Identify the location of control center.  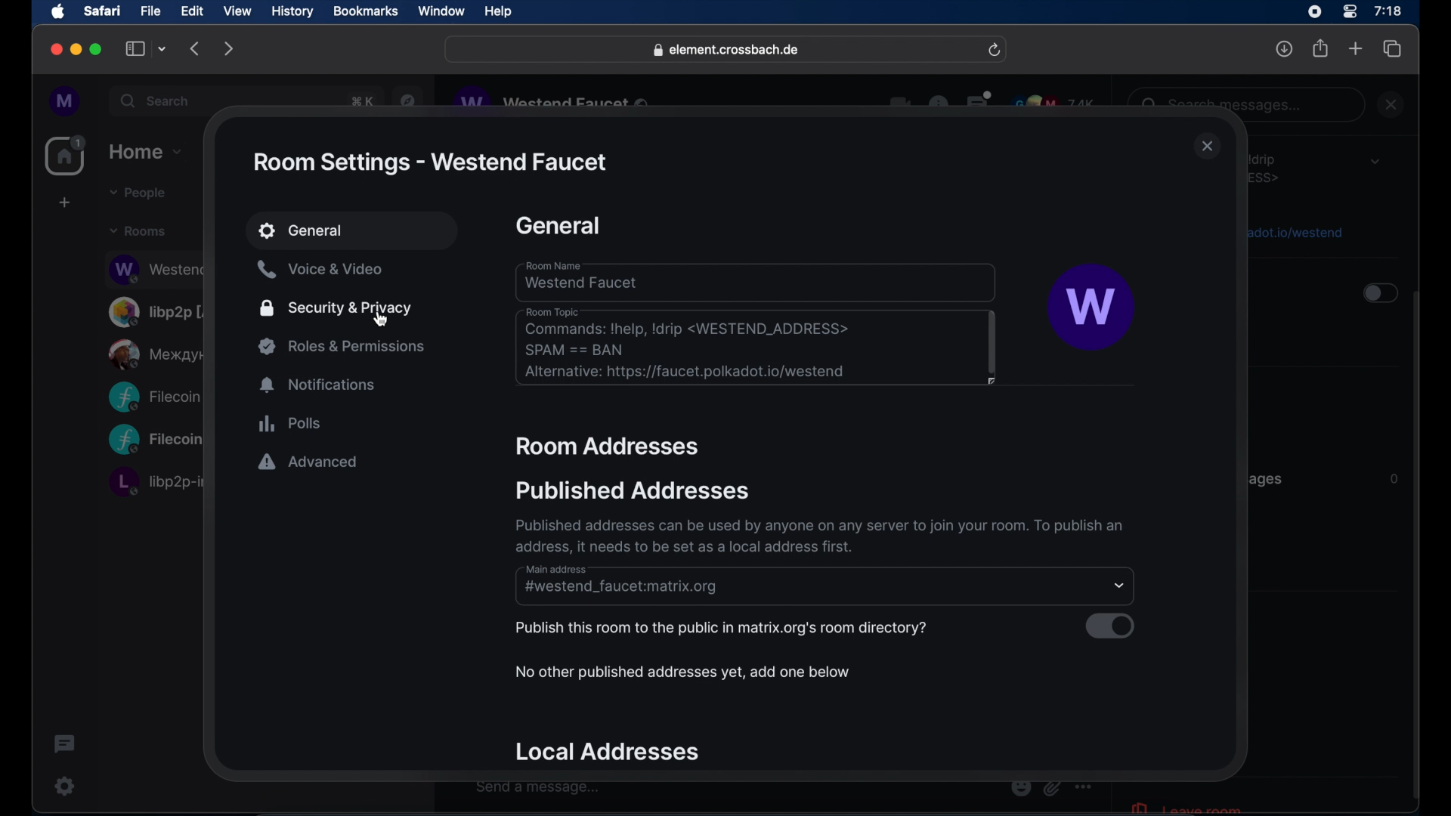
(1348, 12).